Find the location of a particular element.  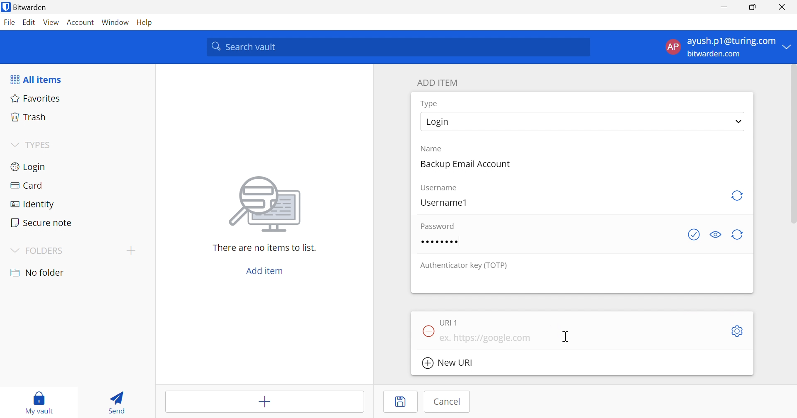

Password is located at coordinates (438, 225).